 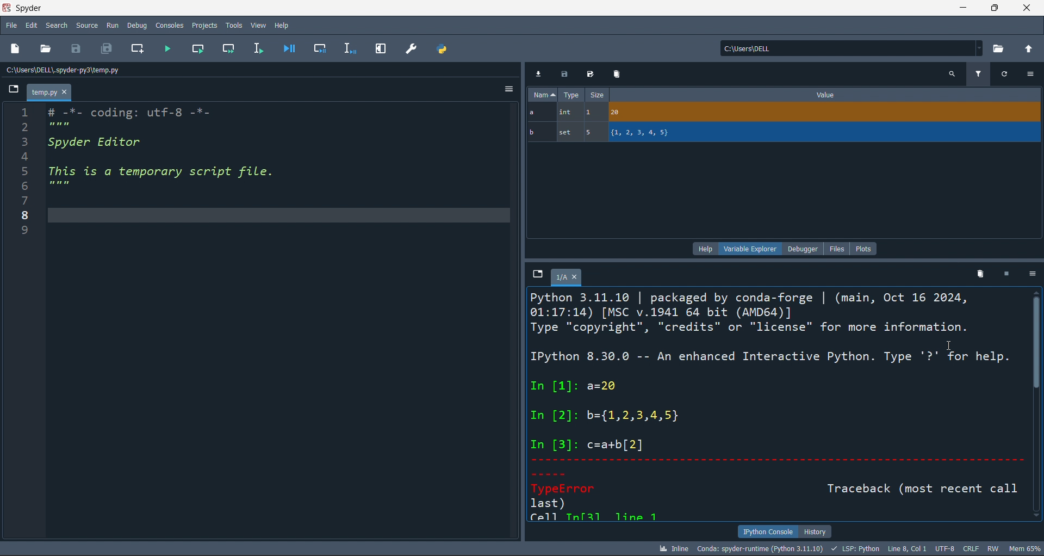 I want to click on delete, so click(x=978, y=273).